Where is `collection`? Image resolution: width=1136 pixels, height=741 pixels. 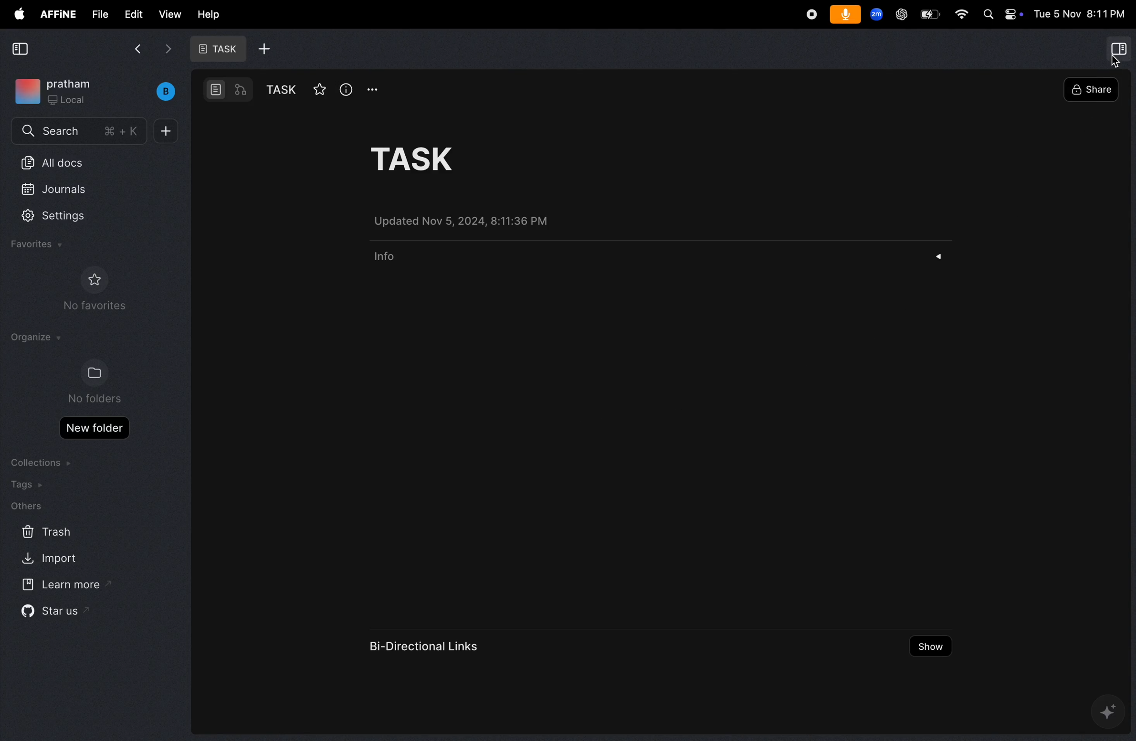
collection is located at coordinates (43, 462).